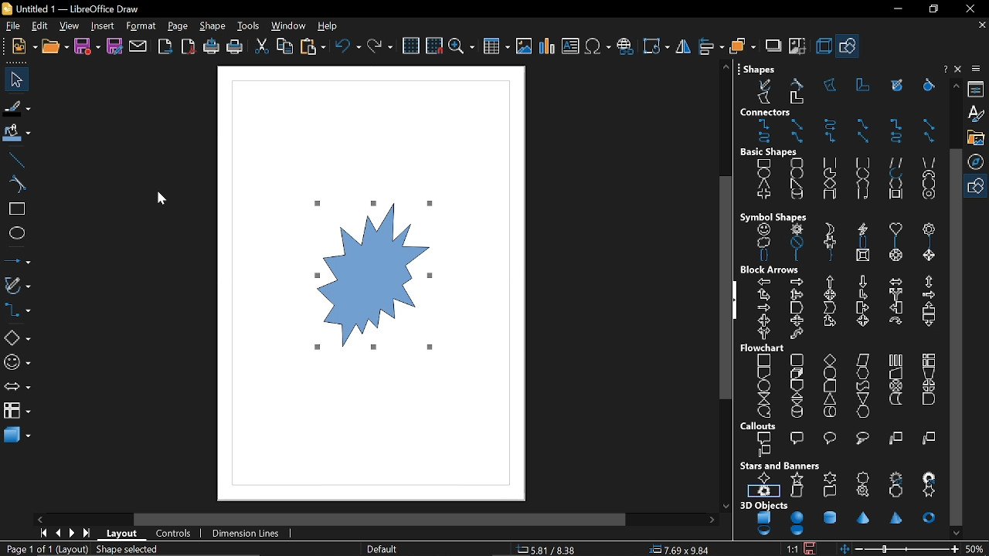 The image size is (989, 556). I want to click on scaling factor (1:1), so click(793, 548).